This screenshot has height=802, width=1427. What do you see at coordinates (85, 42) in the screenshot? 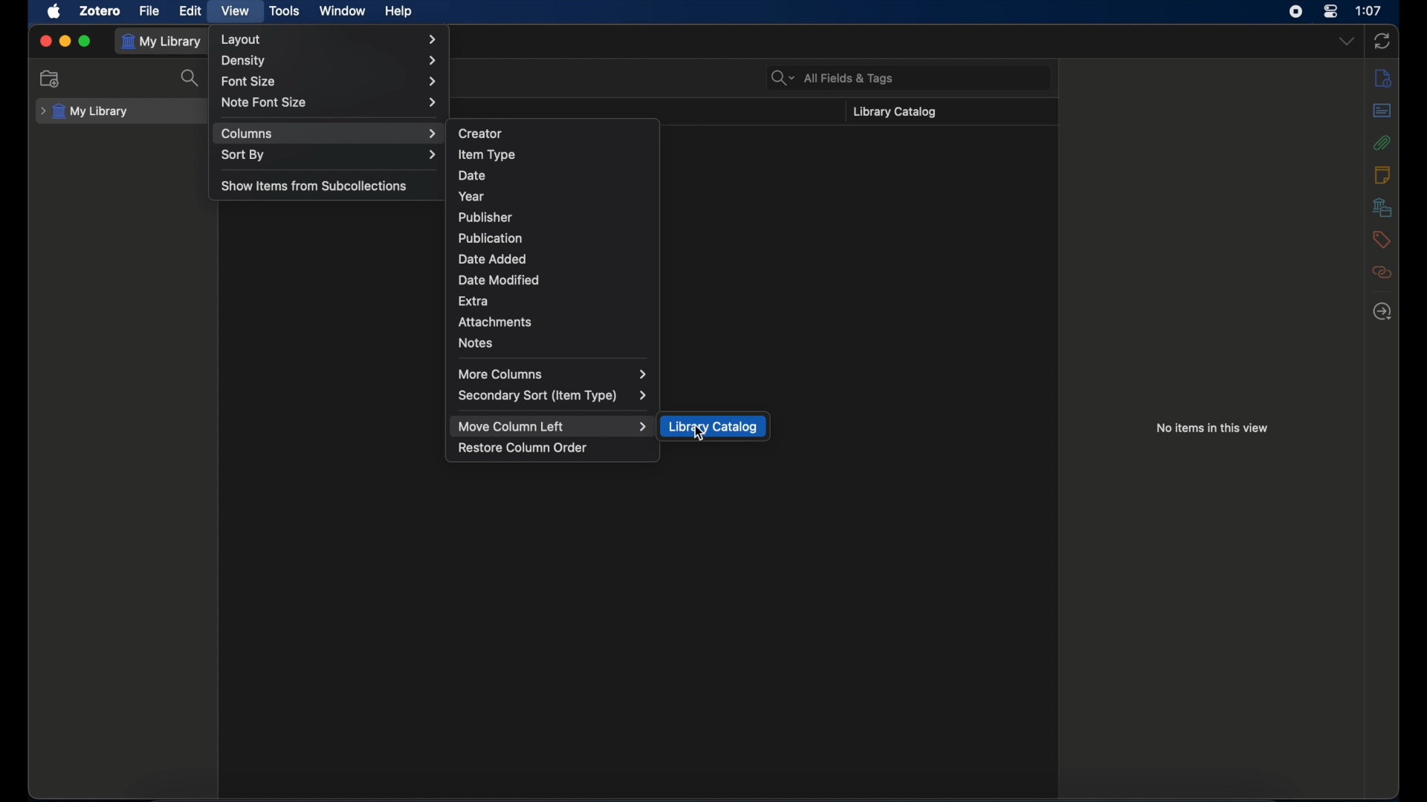
I see `maximize` at bounding box center [85, 42].